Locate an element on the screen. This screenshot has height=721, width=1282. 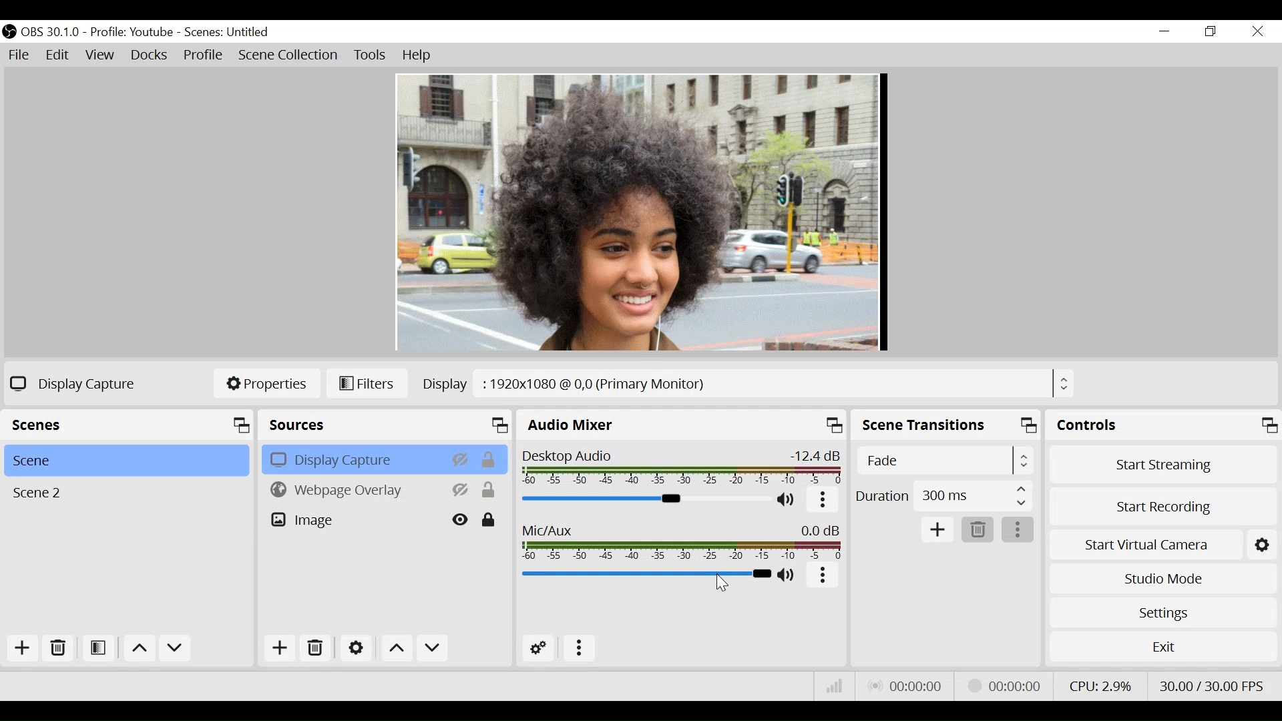
minimize is located at coordinates (1164, 31).